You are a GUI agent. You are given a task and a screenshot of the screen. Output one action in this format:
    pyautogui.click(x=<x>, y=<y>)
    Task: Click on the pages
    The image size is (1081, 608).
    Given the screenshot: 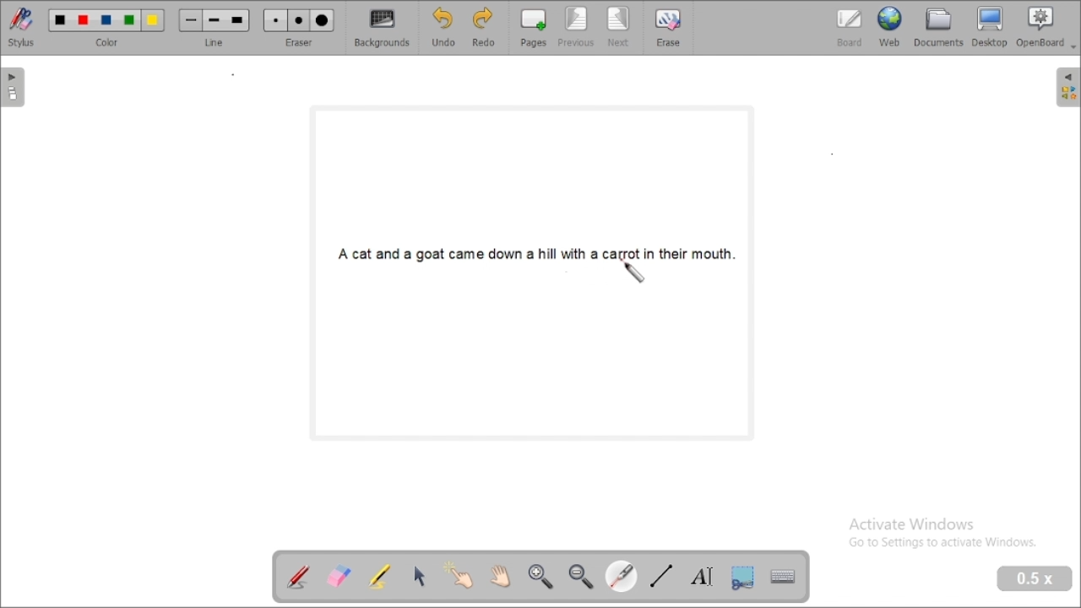 What is the action you would take?
    pyautogui.click(x=533, y=28)
    